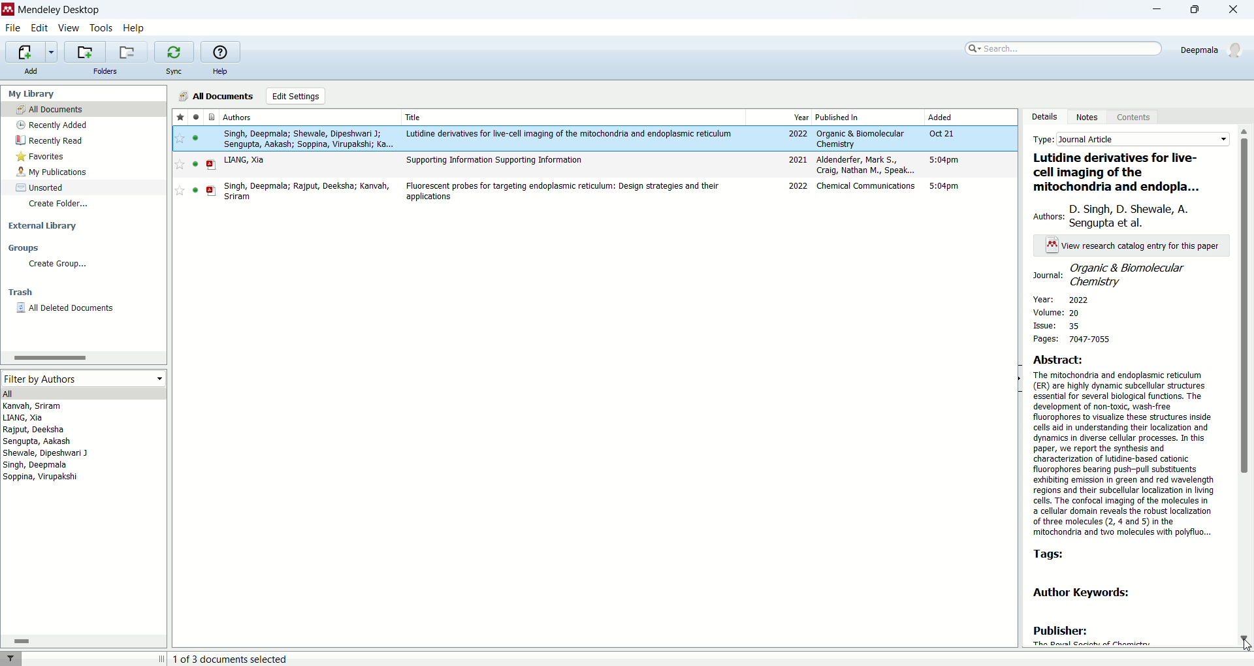 This screenshot has height=666, width=1254. I want to click on all, so click(82, 393).